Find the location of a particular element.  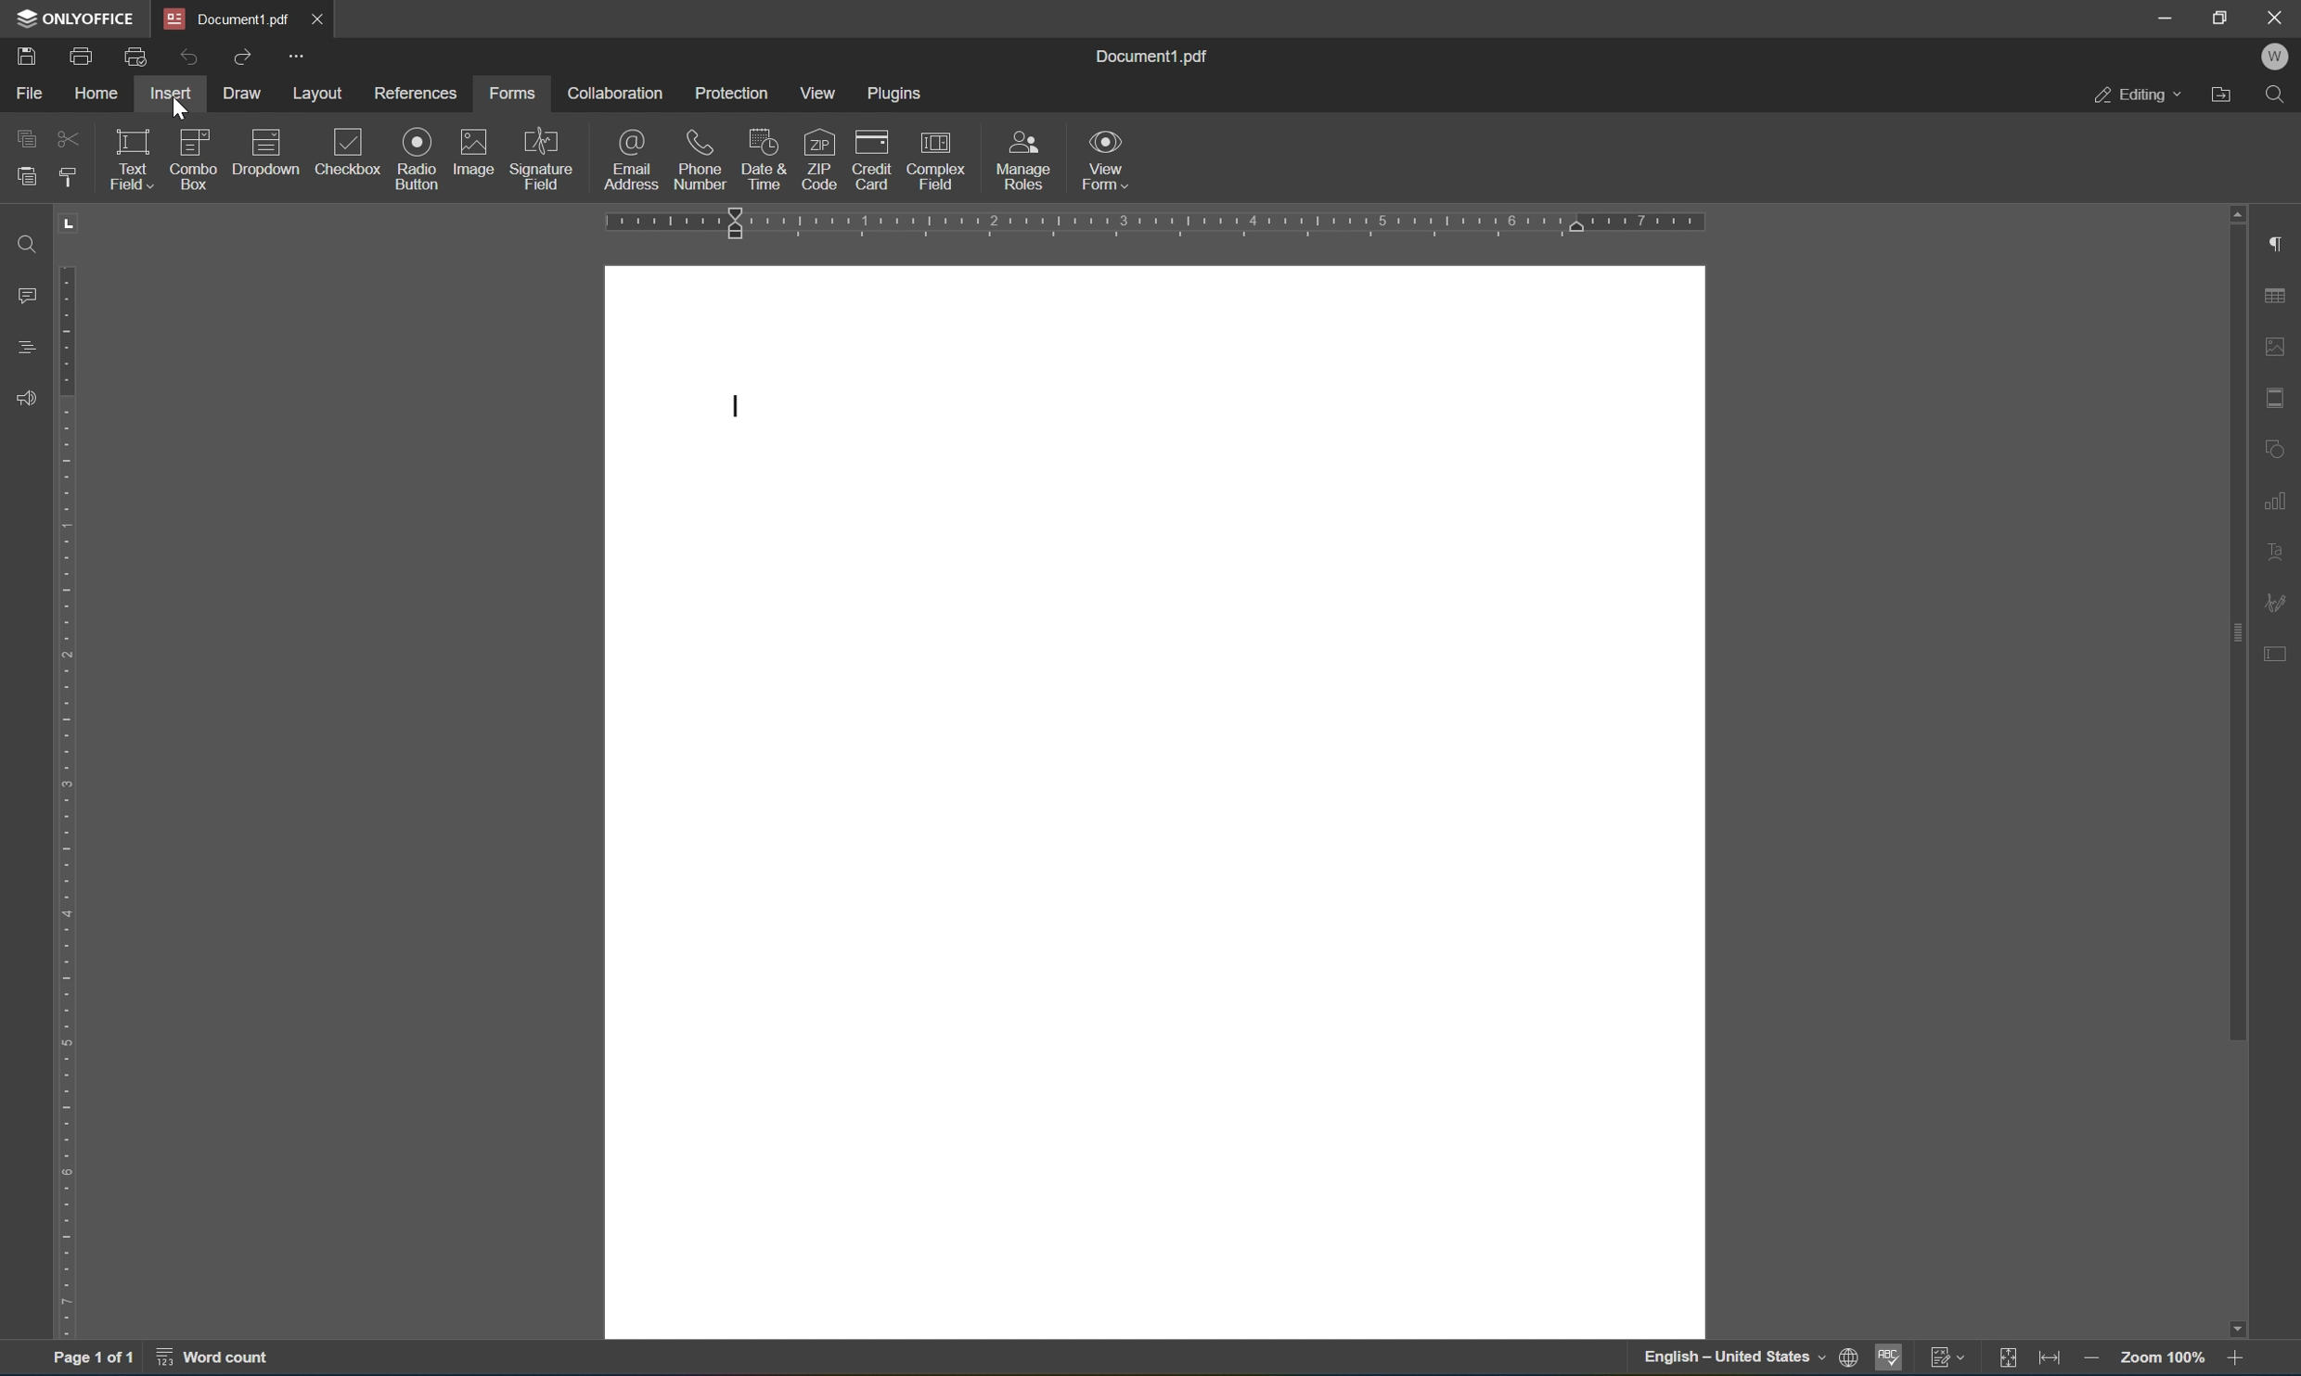

ruler is located at coordinates (1163, 223).